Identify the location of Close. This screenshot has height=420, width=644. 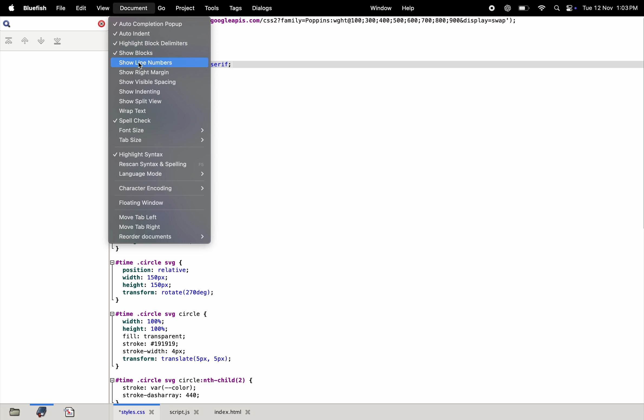
(101, 23).